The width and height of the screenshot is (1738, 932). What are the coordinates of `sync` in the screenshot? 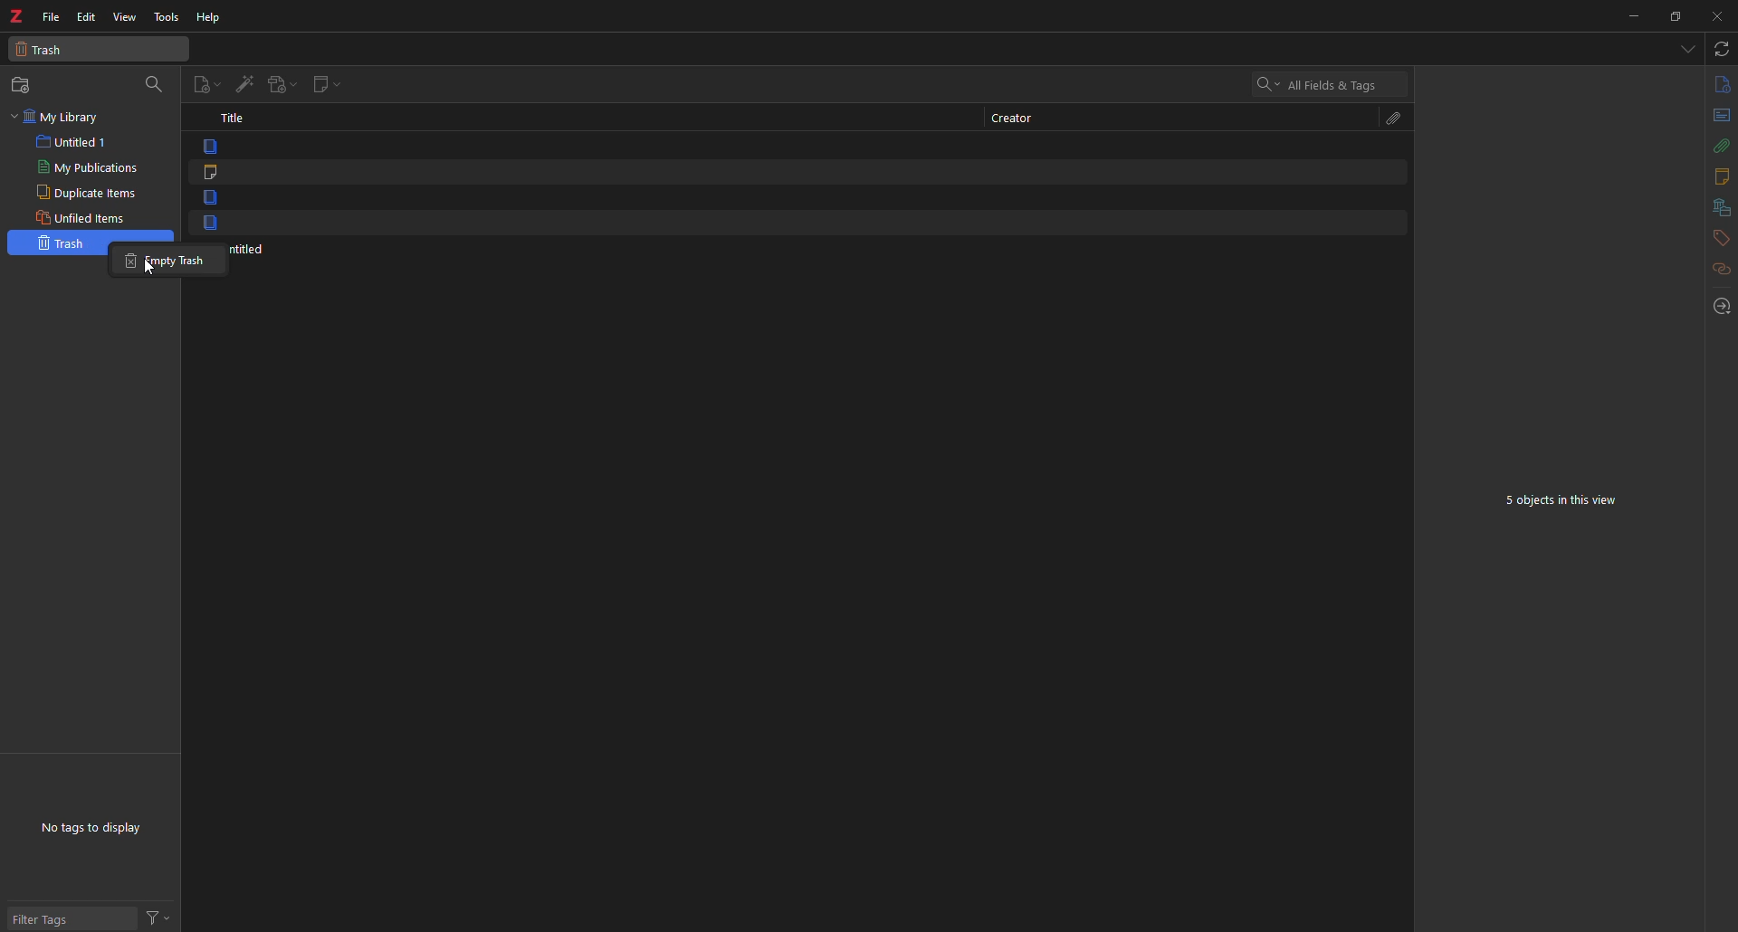 It's located at (1720, 49).